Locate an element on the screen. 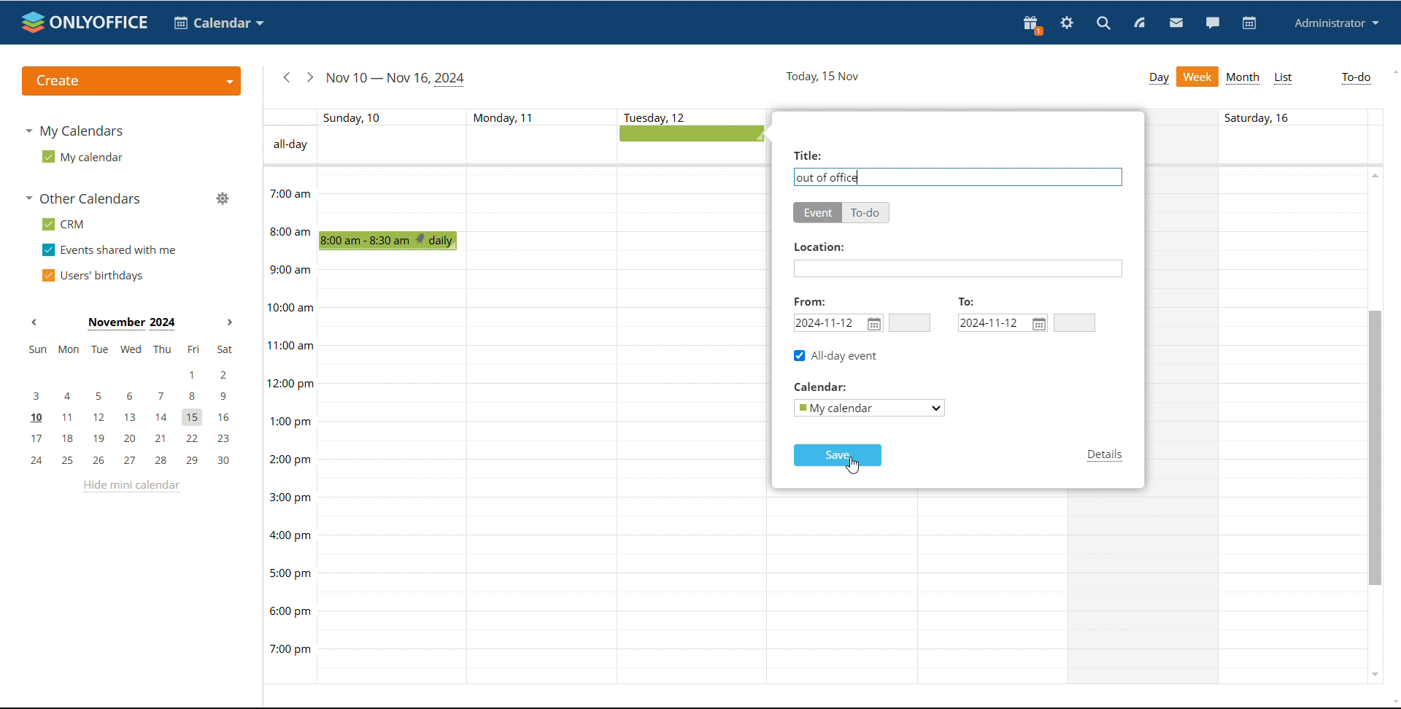  scrollbar is located at coordinates (1376, 448).